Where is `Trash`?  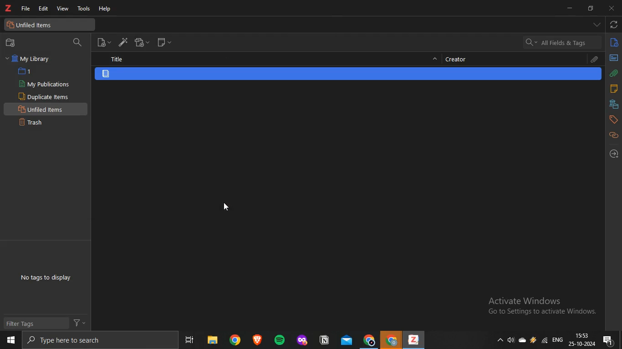
Trash is located at coordinates (35, 121).